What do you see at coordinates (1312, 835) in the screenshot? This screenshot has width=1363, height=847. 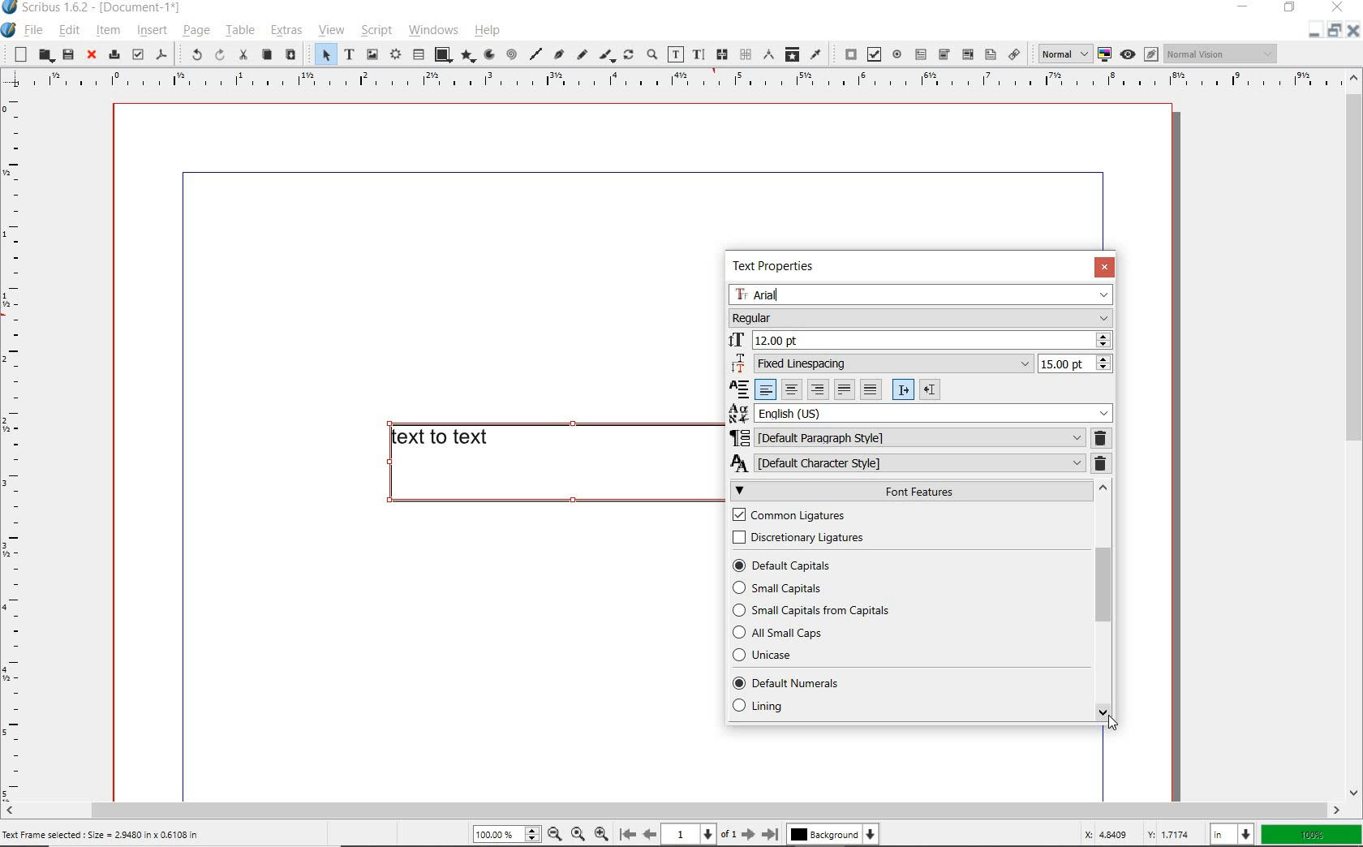 I see `100%` at bounding box center [1312, 835].